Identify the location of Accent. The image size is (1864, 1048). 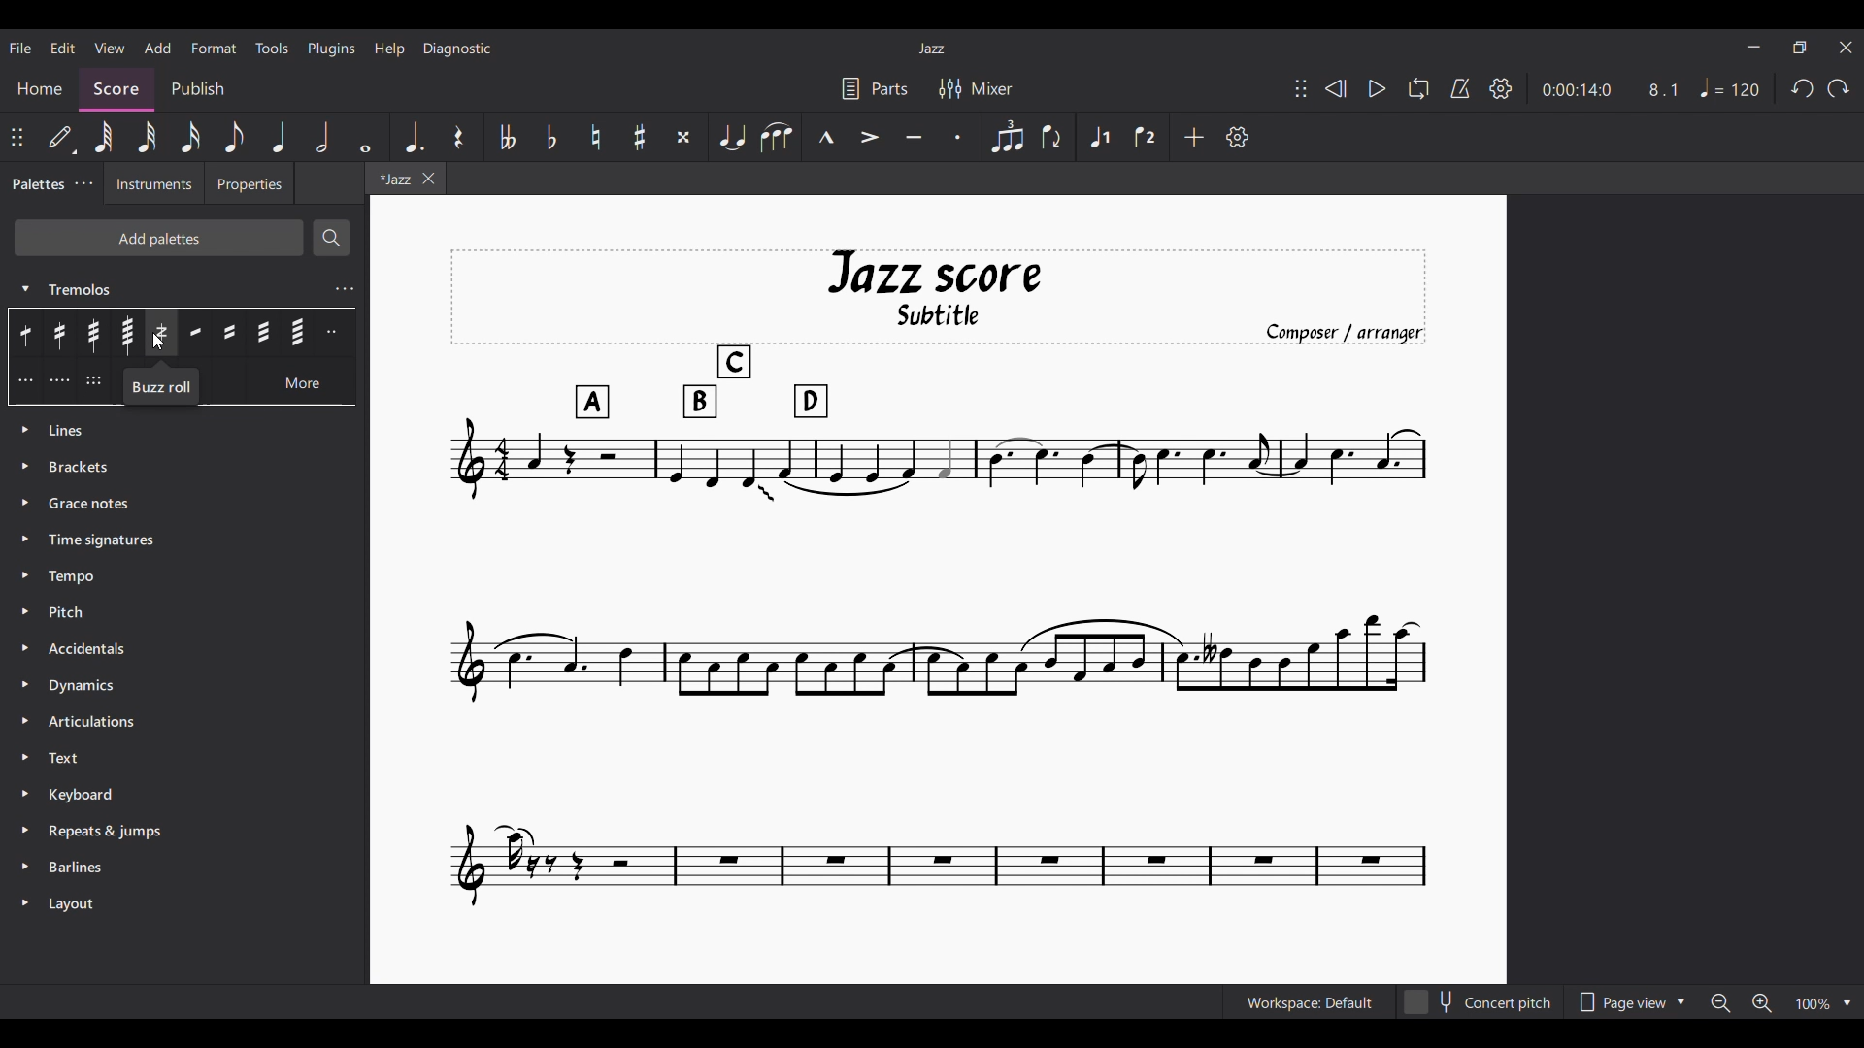
(869, 137).